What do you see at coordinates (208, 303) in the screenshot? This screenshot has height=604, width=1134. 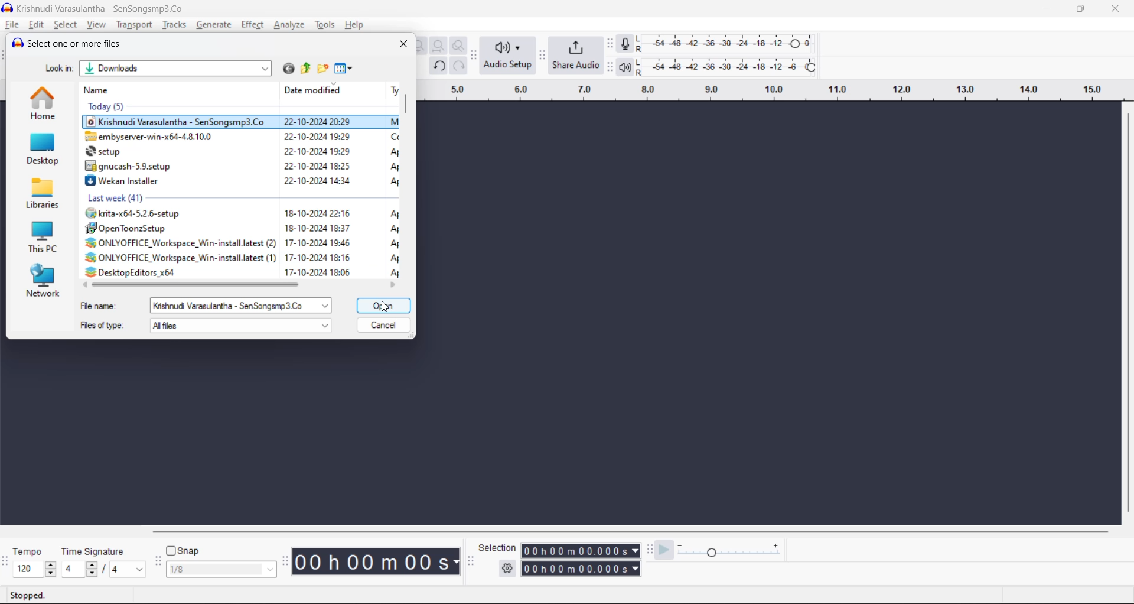 I see `file name` at bounding box center [208, 303].